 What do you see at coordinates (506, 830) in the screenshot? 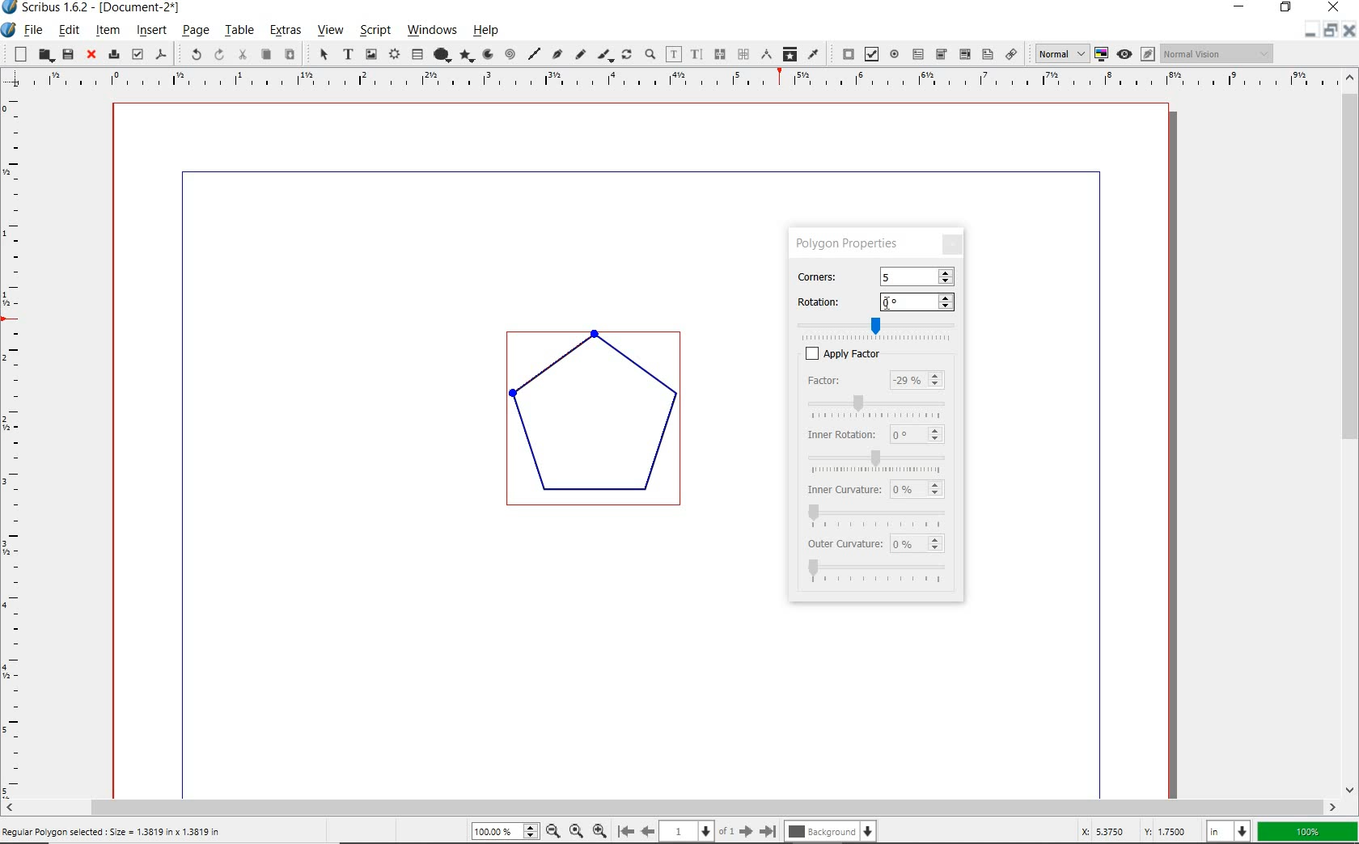
I see `100%` at bounding box center [506, 830].